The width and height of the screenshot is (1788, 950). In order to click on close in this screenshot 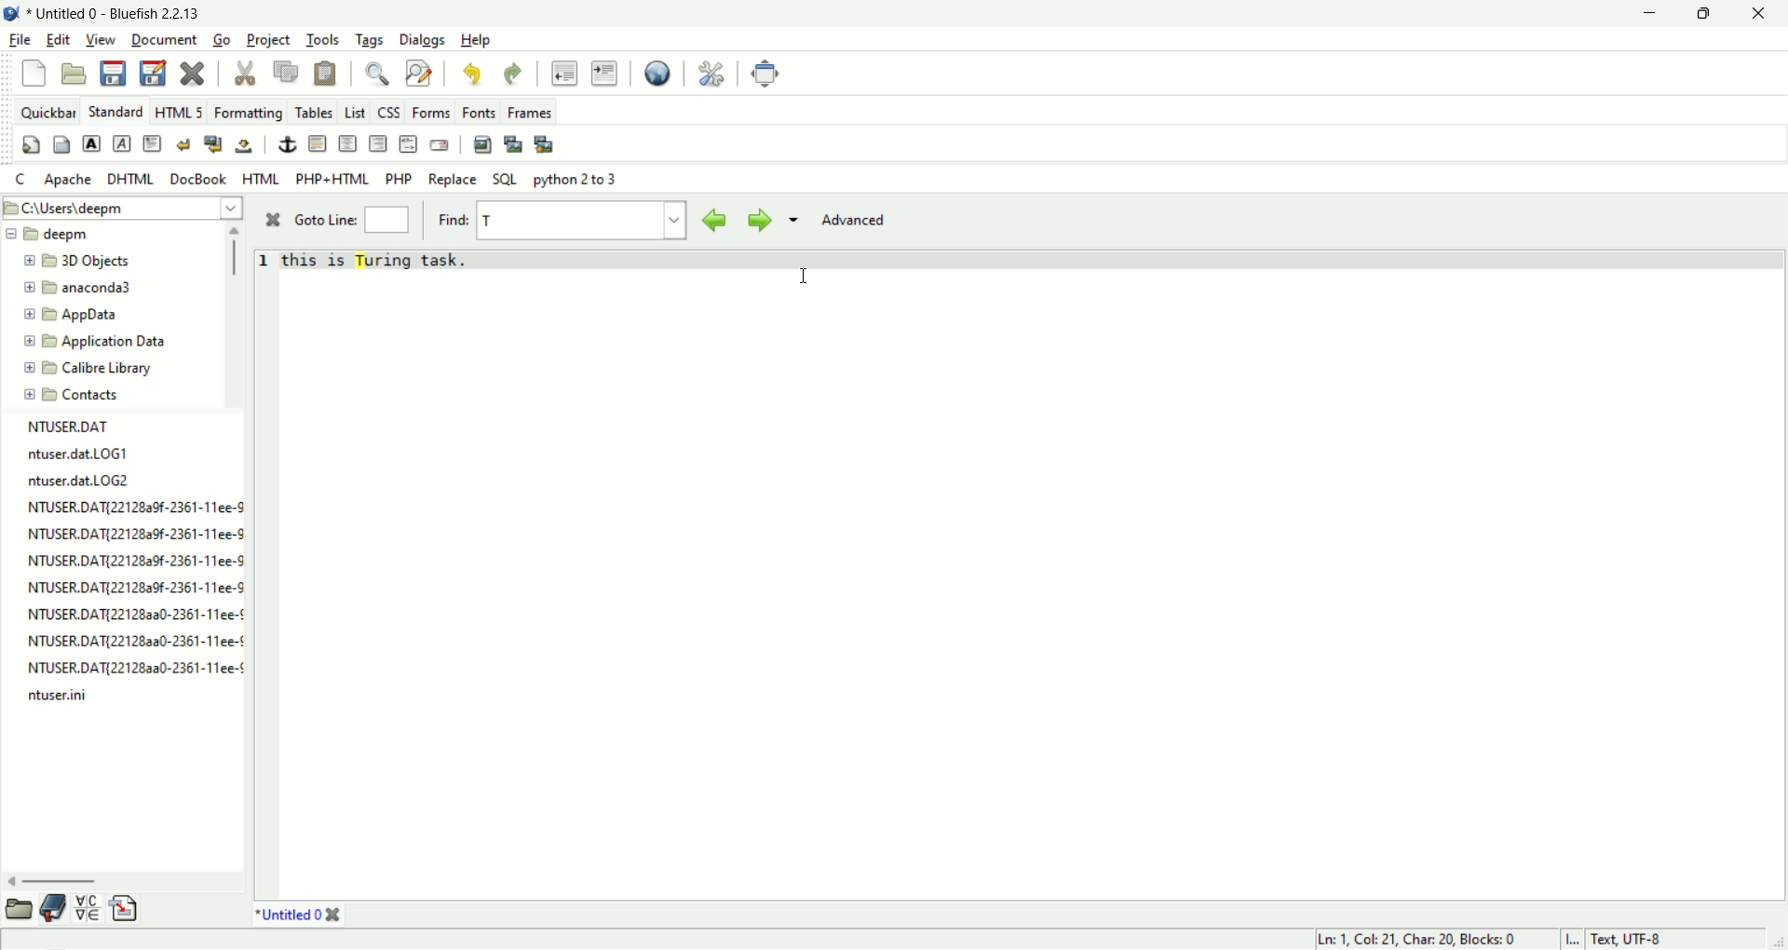, I will do `click(1767, 14)`.